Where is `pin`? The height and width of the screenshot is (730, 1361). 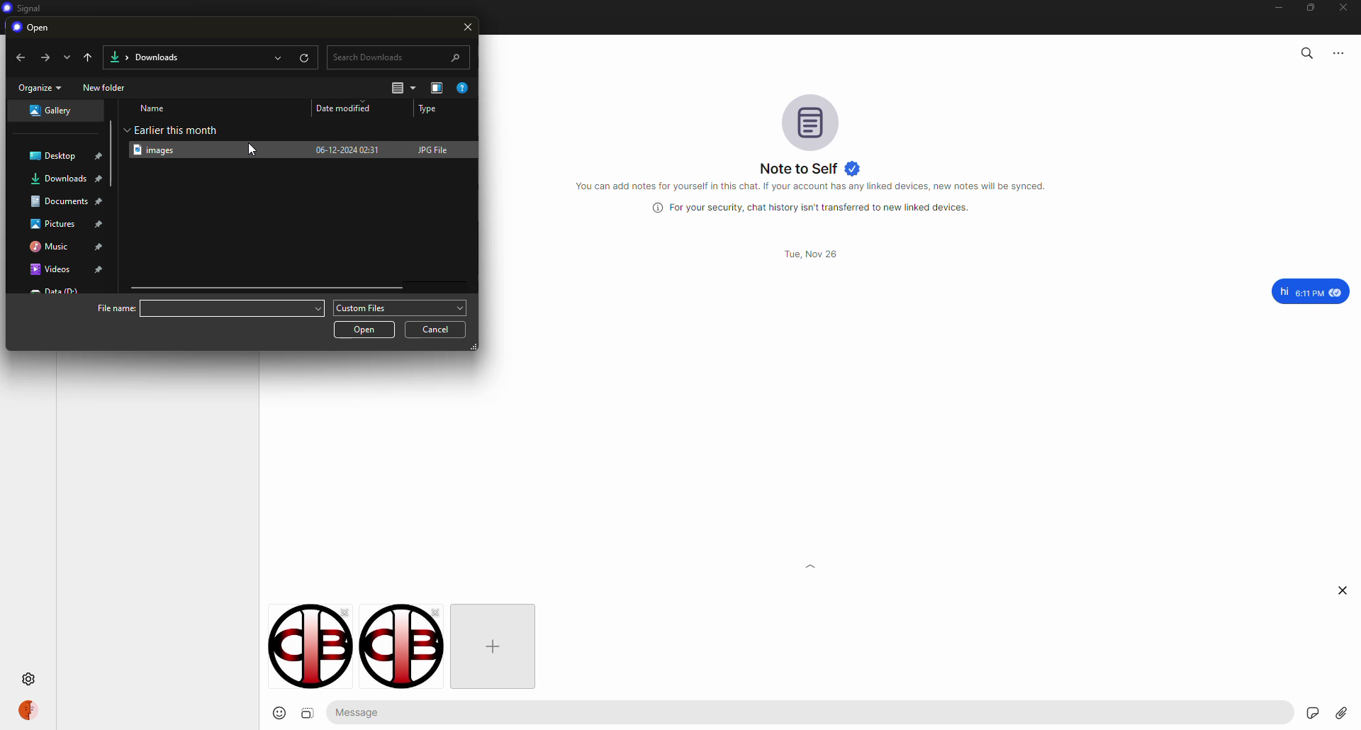
pin is located at coordinates (100, 225).